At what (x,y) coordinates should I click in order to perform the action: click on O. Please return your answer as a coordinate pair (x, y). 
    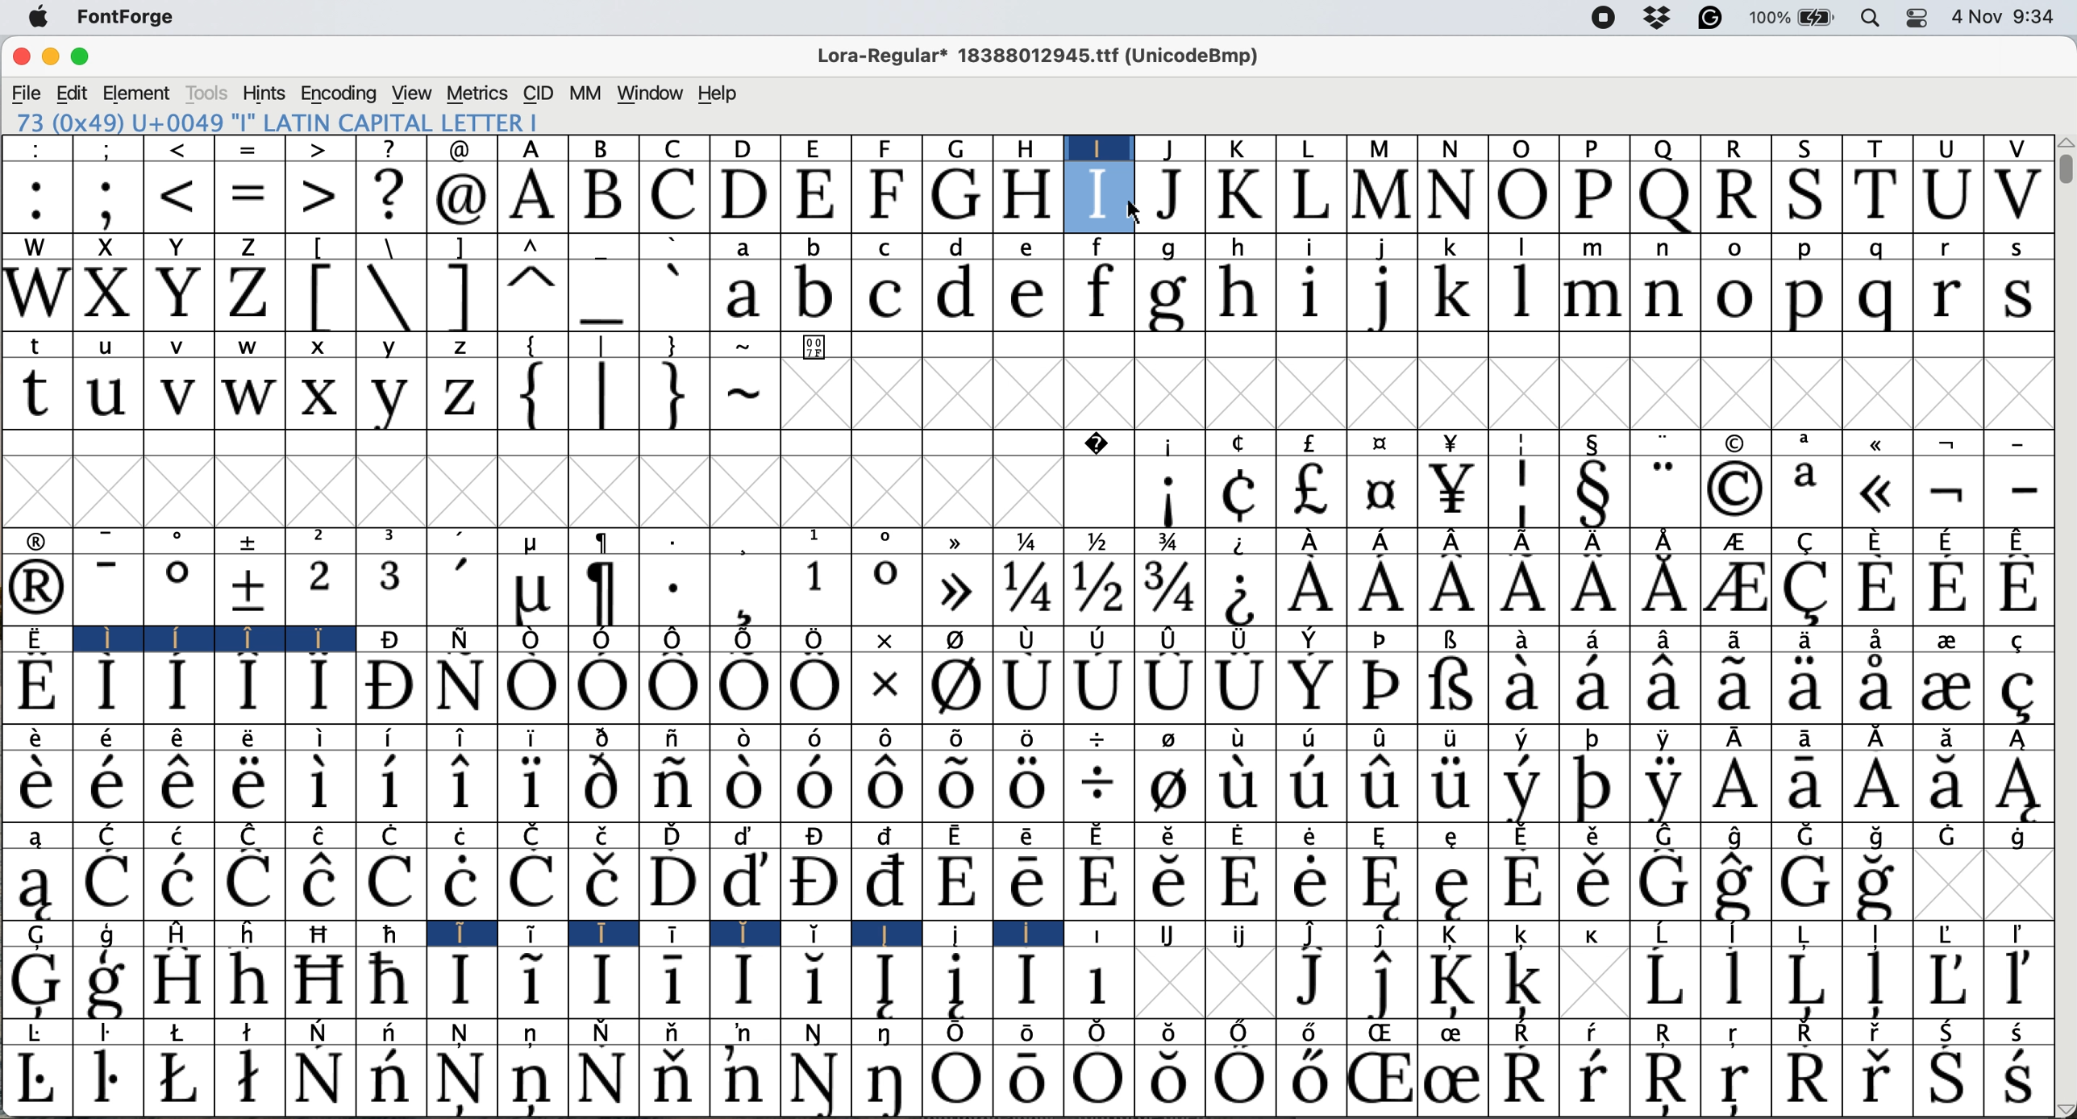
    Looking at the image, I should click on (1523, 198).